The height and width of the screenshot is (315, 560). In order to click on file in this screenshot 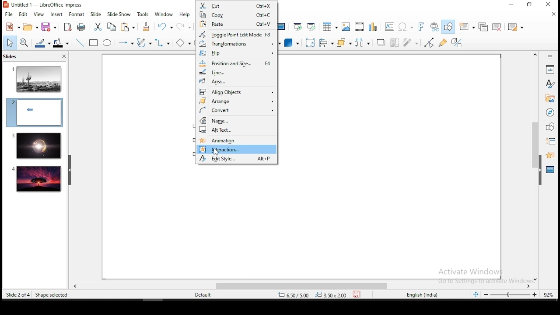, I will do `click(8, 14)`.